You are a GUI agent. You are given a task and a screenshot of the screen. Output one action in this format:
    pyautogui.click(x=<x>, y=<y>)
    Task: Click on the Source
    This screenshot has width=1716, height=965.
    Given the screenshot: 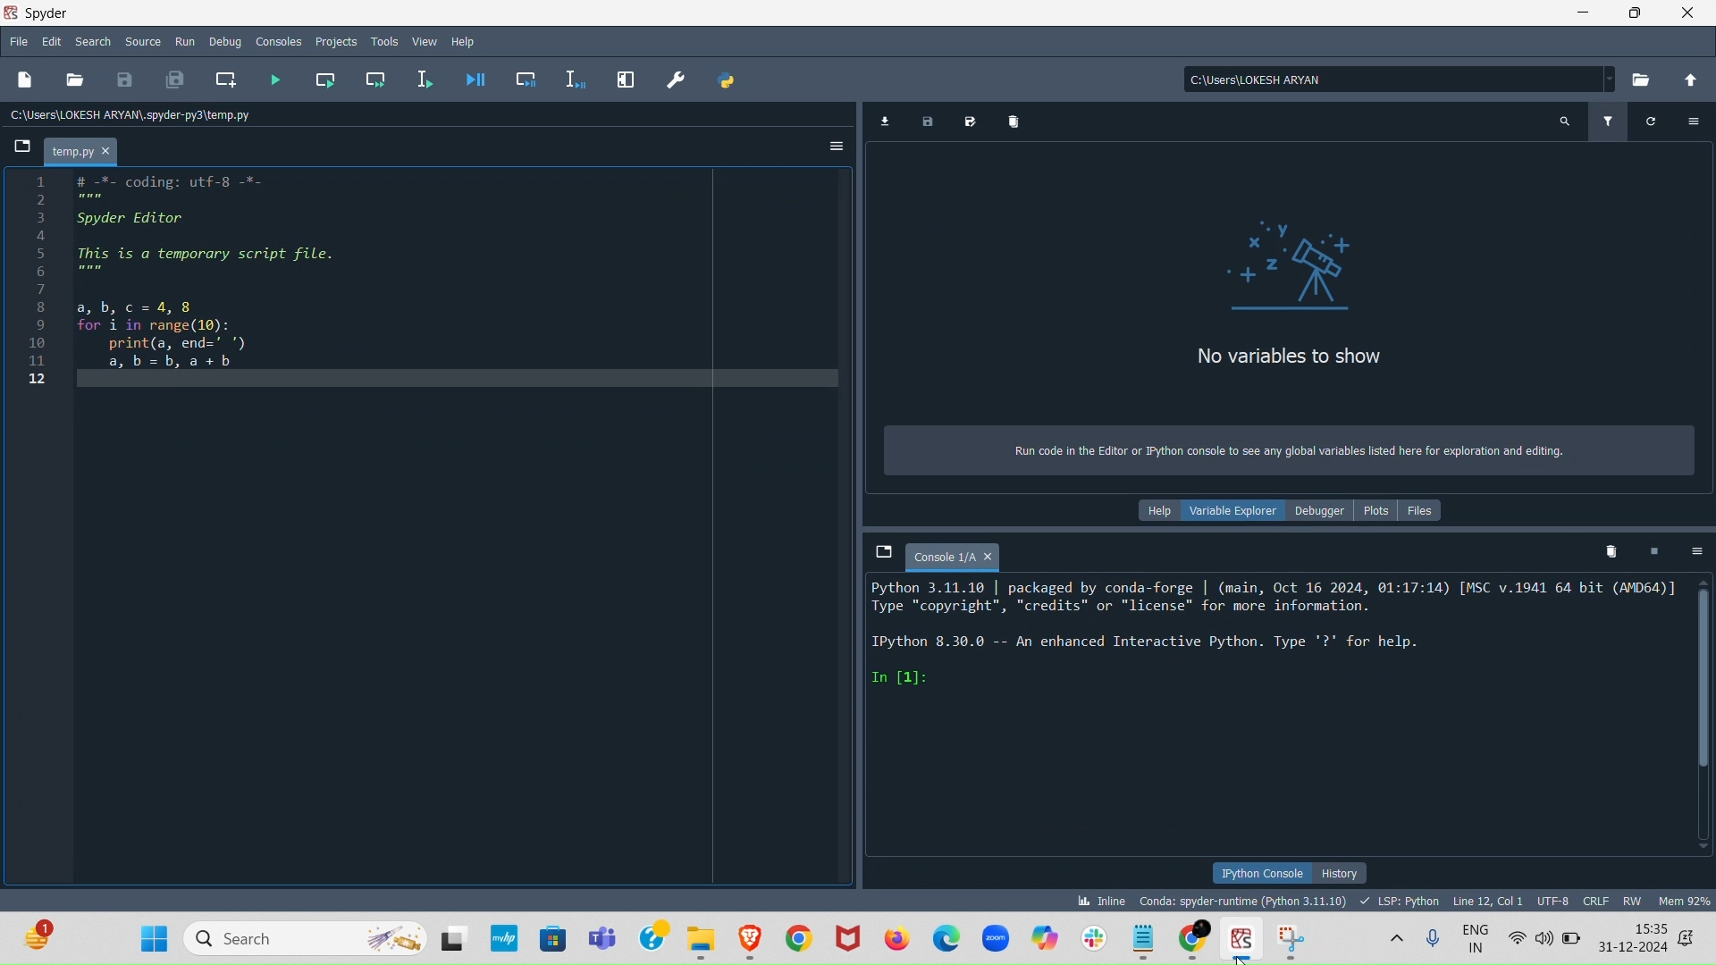 What is the action you would take?
    pyautogui.click(x=141, y=38)
    